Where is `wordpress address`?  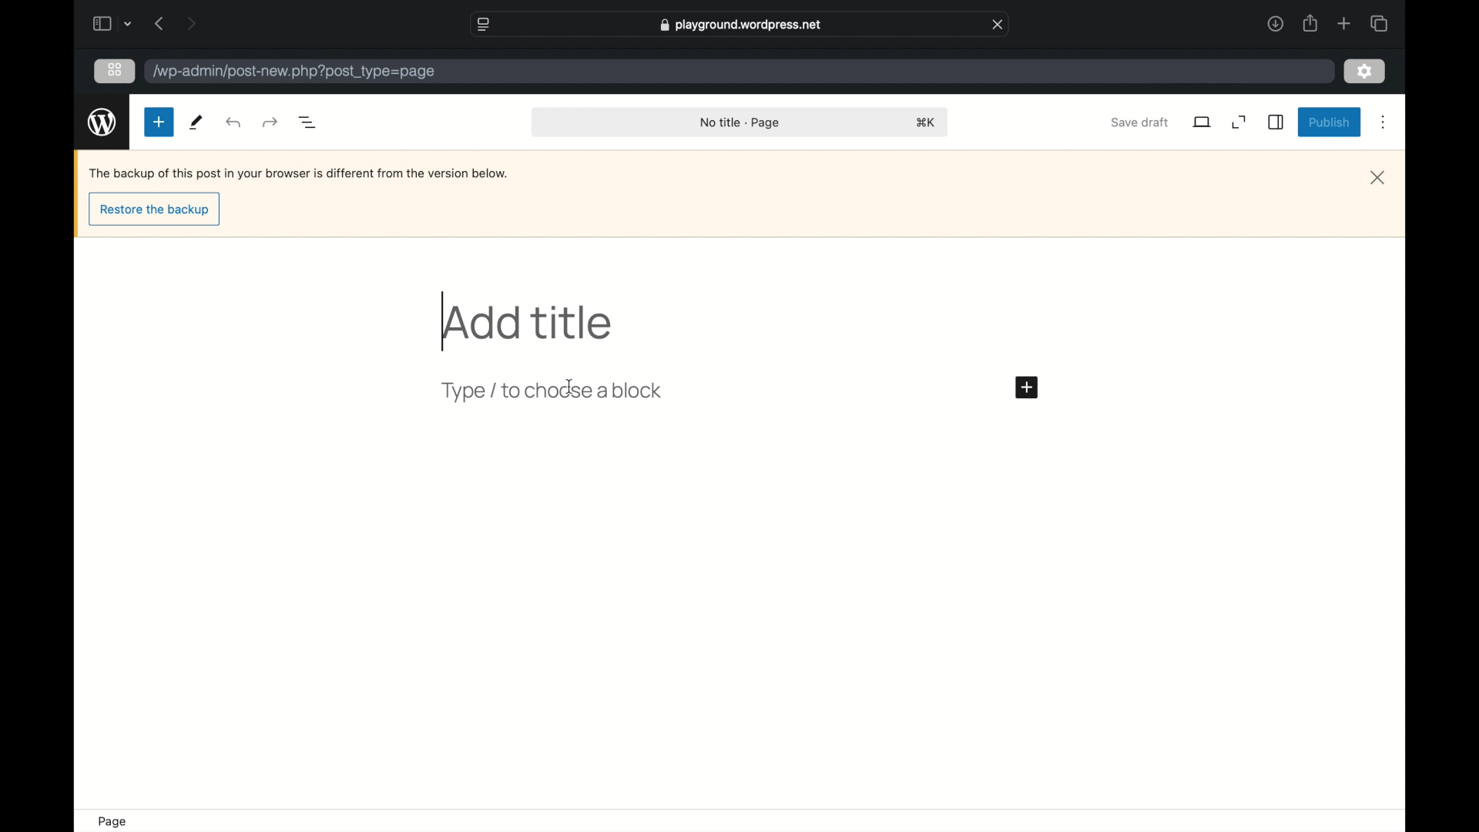 wordpress address is located at coordinates (294, 72).